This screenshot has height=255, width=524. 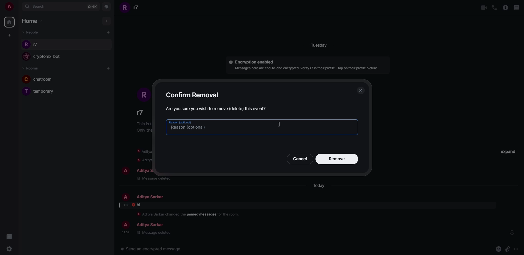 I want to click on create space, so click(x=8, y=35).